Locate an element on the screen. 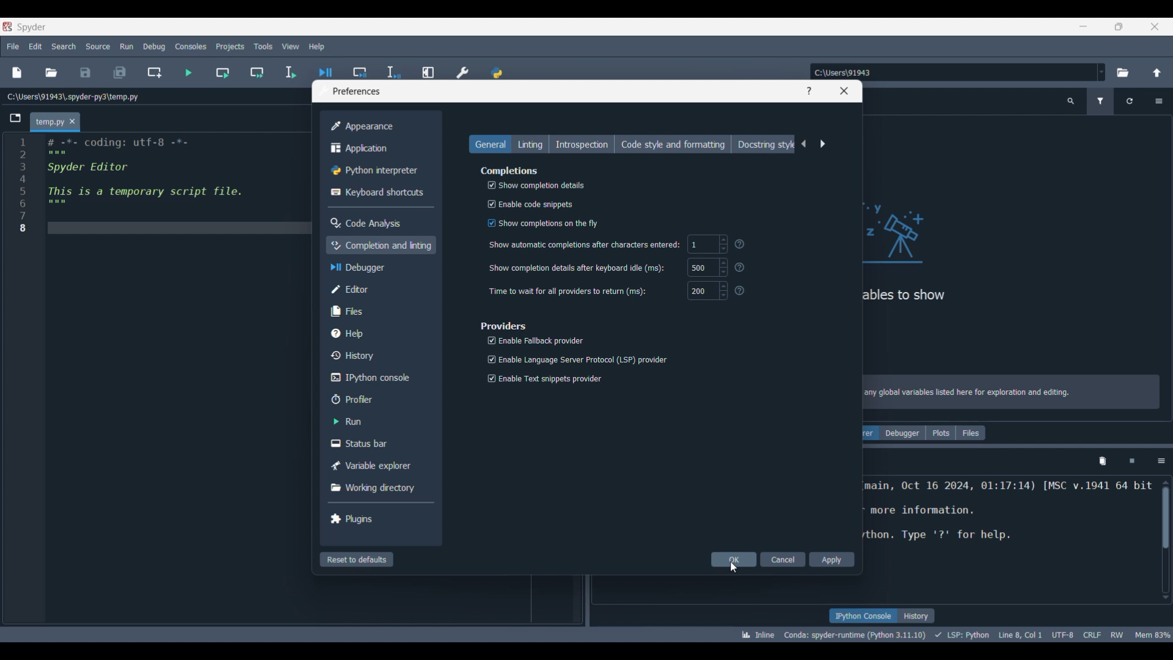 This screenshot has width=1173, height=660. 1 is located at coordinates (707, 244).